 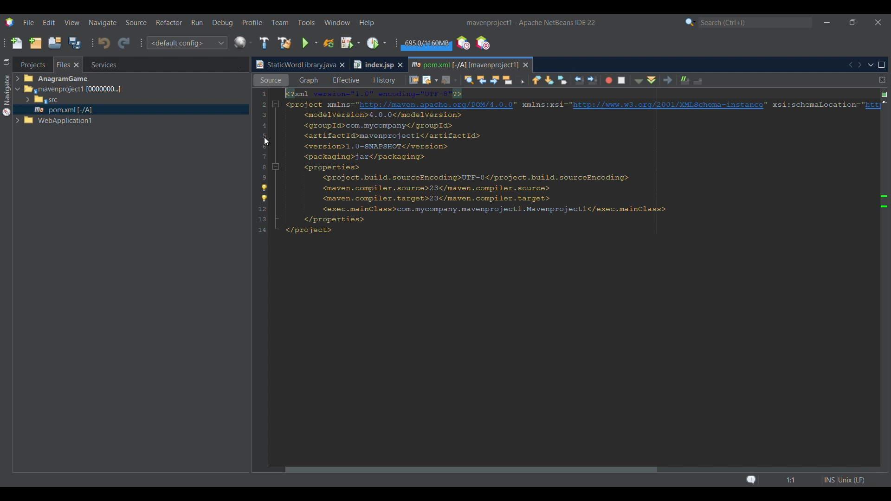 What do you see at coordinates (859, 64) in the screenshot?
I see `Next` at bounding box center [859, 64].